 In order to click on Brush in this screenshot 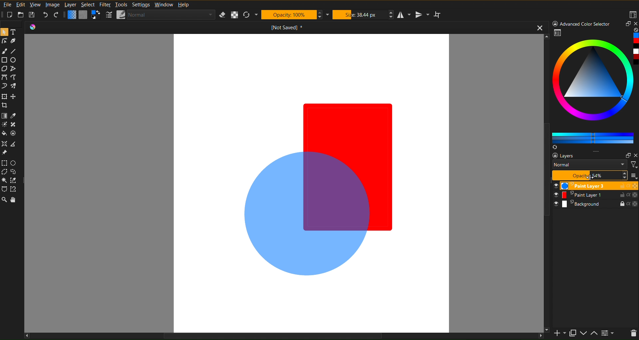, I will do `click(4, 52)`.